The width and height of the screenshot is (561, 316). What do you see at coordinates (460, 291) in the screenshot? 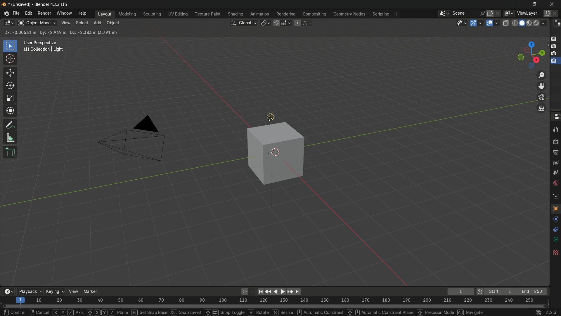
I see `current key frame` at bounding box center [460, 291].